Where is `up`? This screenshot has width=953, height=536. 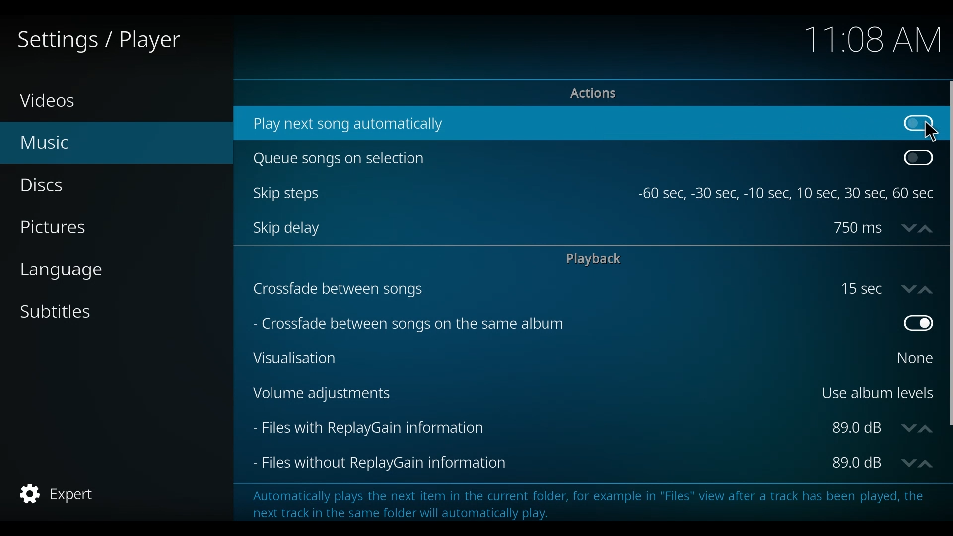
up is located at coordinates (928, 288).